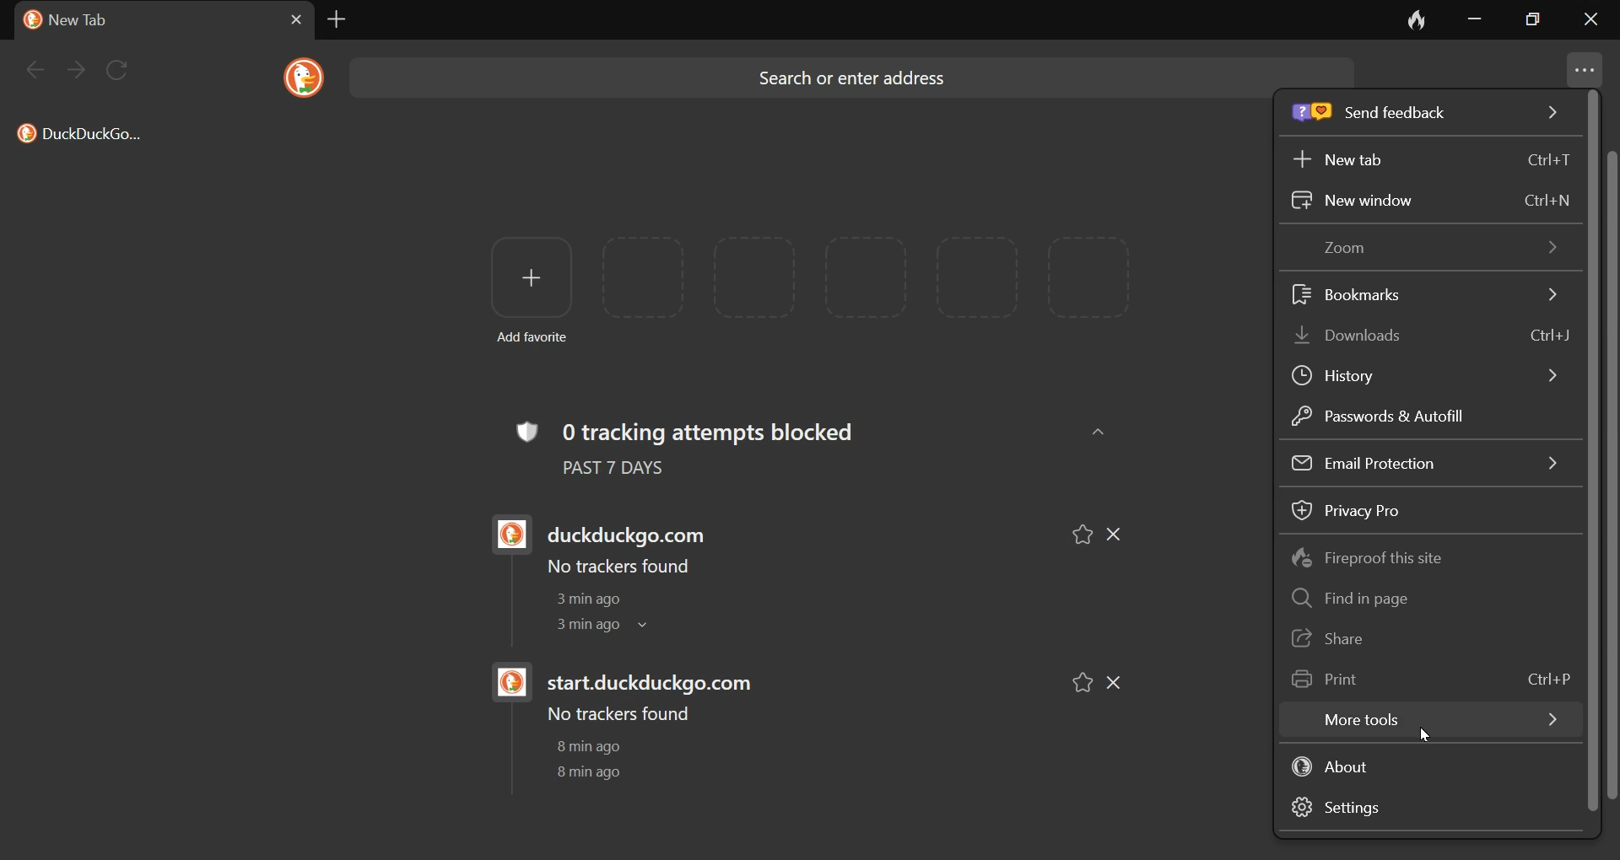 This screenshot has height=860, width=1620. Describe the element at coordinates (581, 626) in the screenshot. I see `3 min ago` at that location.